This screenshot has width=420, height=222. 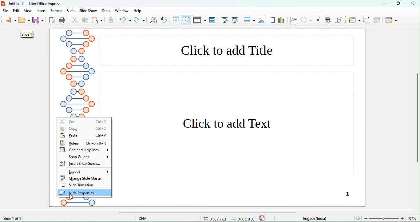 I want to click on display views, so click(x=200, y=20).